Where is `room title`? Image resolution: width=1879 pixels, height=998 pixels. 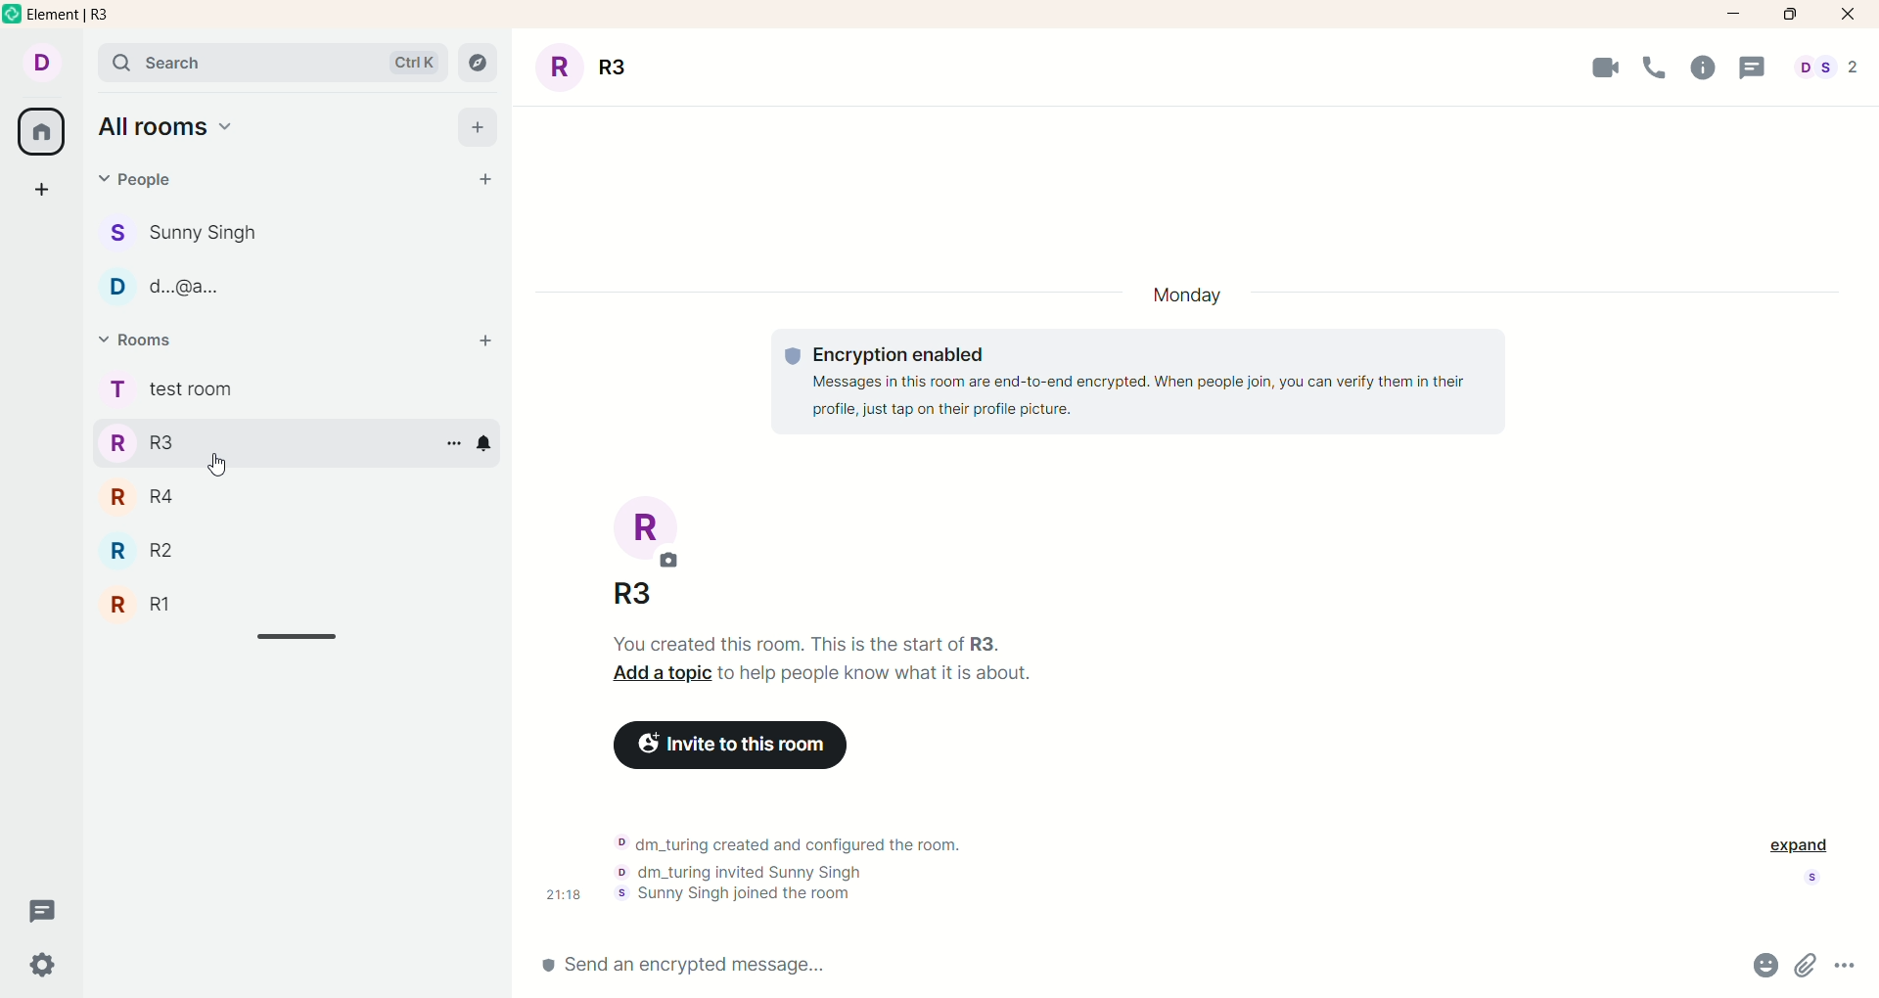 room title is located at coordinates (592, 63).